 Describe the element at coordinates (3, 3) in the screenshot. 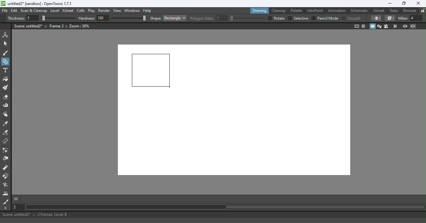

I see `logo` at that location.